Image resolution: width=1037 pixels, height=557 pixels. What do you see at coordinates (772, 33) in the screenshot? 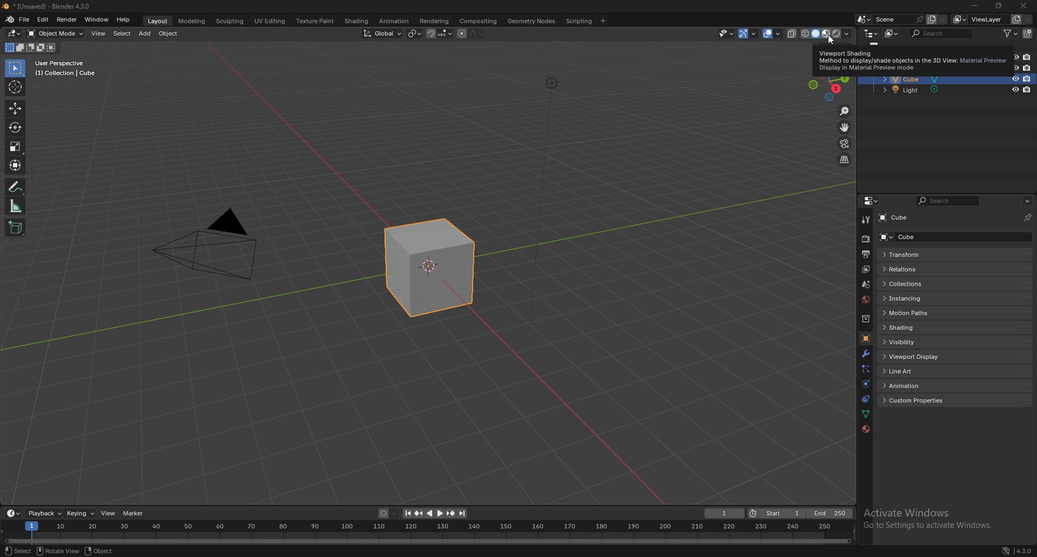
I see `show overlays` at bounding box center [772, 33].